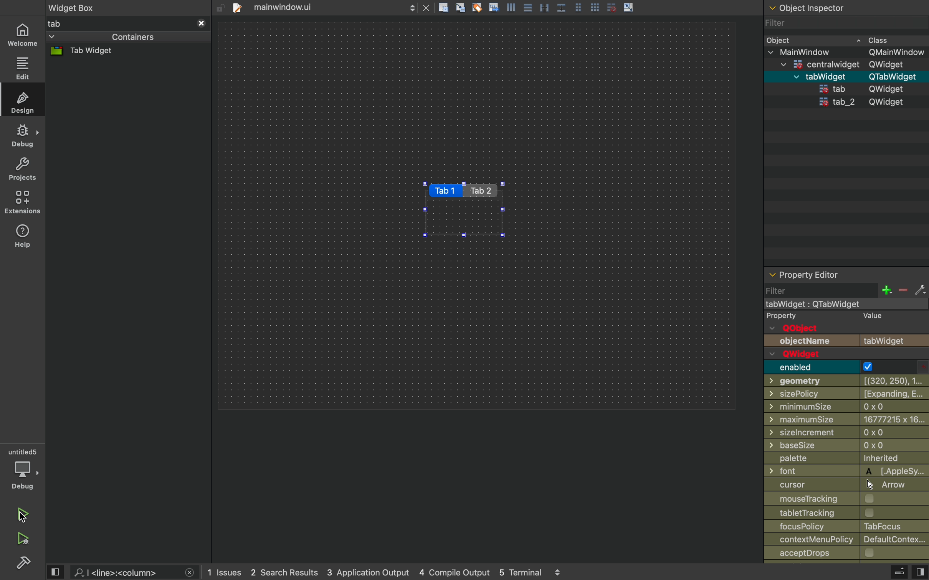 The height and width of the screenshot is (580, 929). Describe the element at coordinates (477, 7) in the screenshot. I see `tagging` at that location.